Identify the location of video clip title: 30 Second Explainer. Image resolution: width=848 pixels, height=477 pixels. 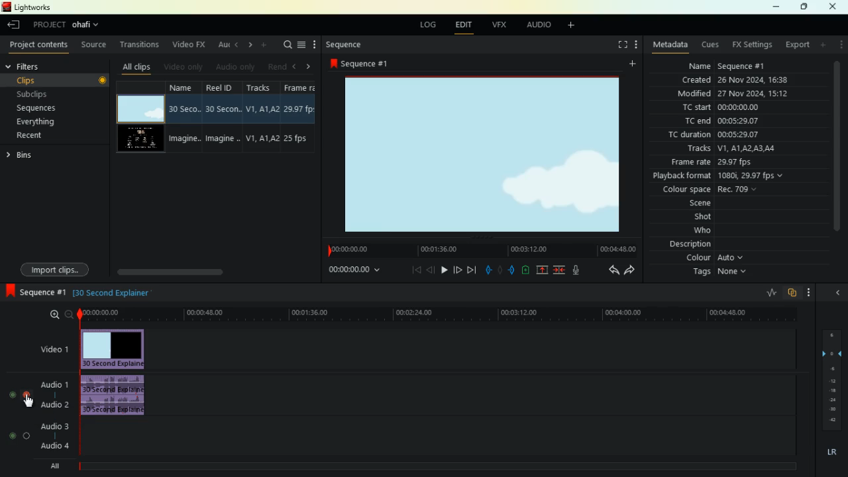
(112, 291).